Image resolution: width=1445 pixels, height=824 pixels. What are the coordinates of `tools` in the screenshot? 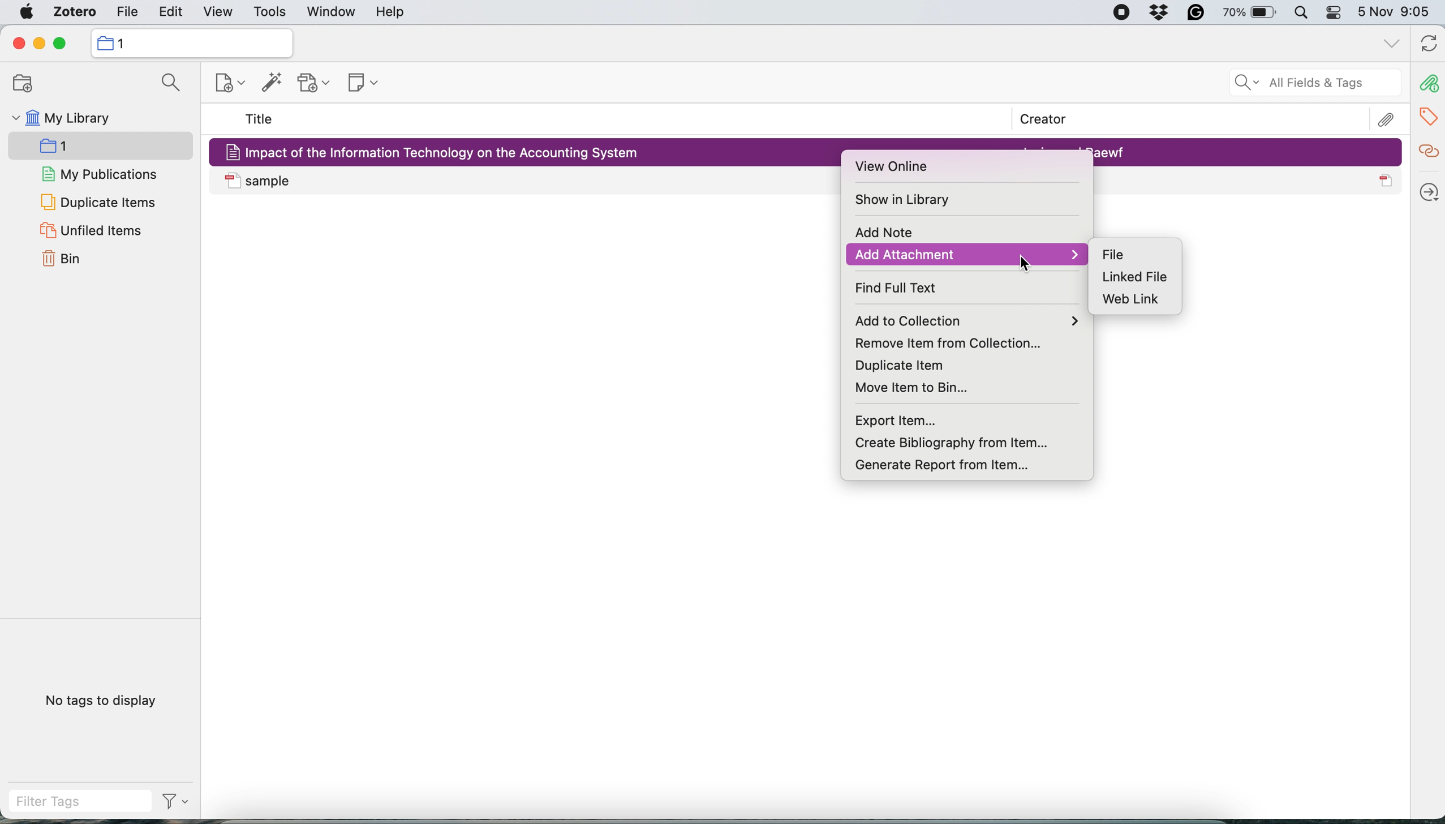 It's located at (269, 13).